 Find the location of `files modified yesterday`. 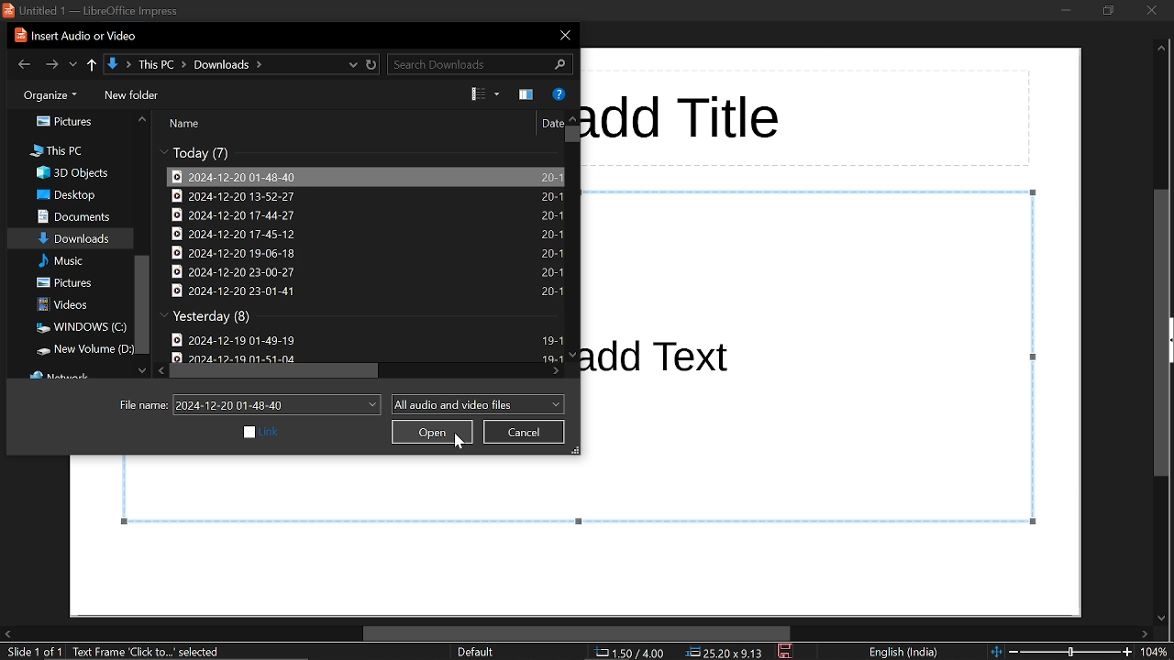

files modified yesterday is located at coordinates (211, 317).